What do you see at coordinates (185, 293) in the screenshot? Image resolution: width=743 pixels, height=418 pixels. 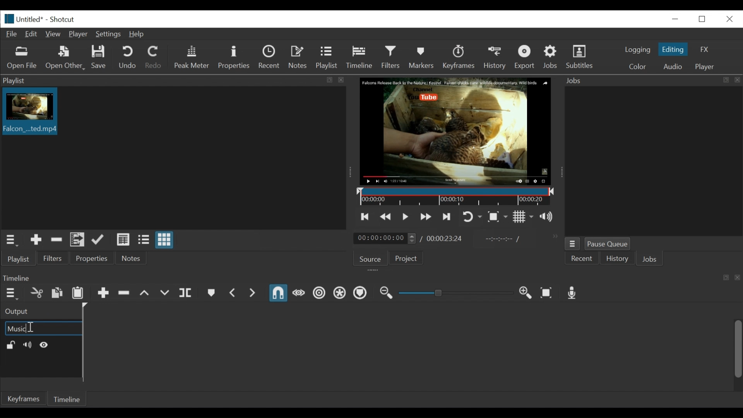 I see `Split at playhead` at bounding box center [185, 293].